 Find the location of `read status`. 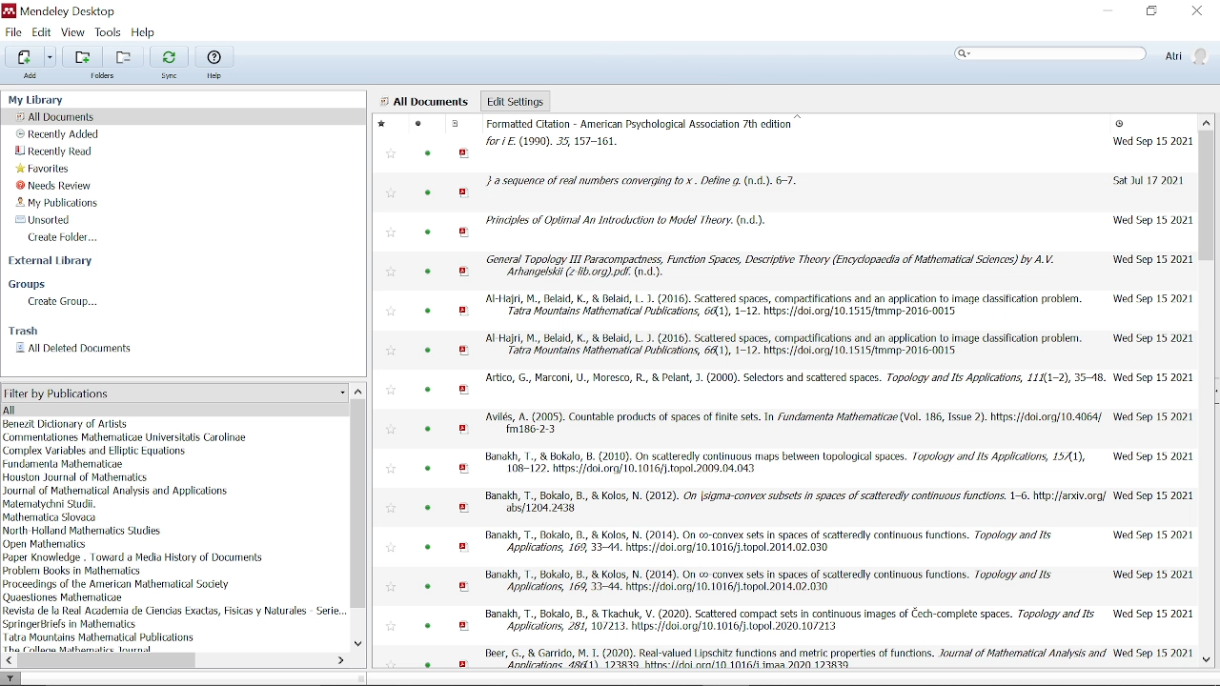

read status is located at coordinates (427, 663).